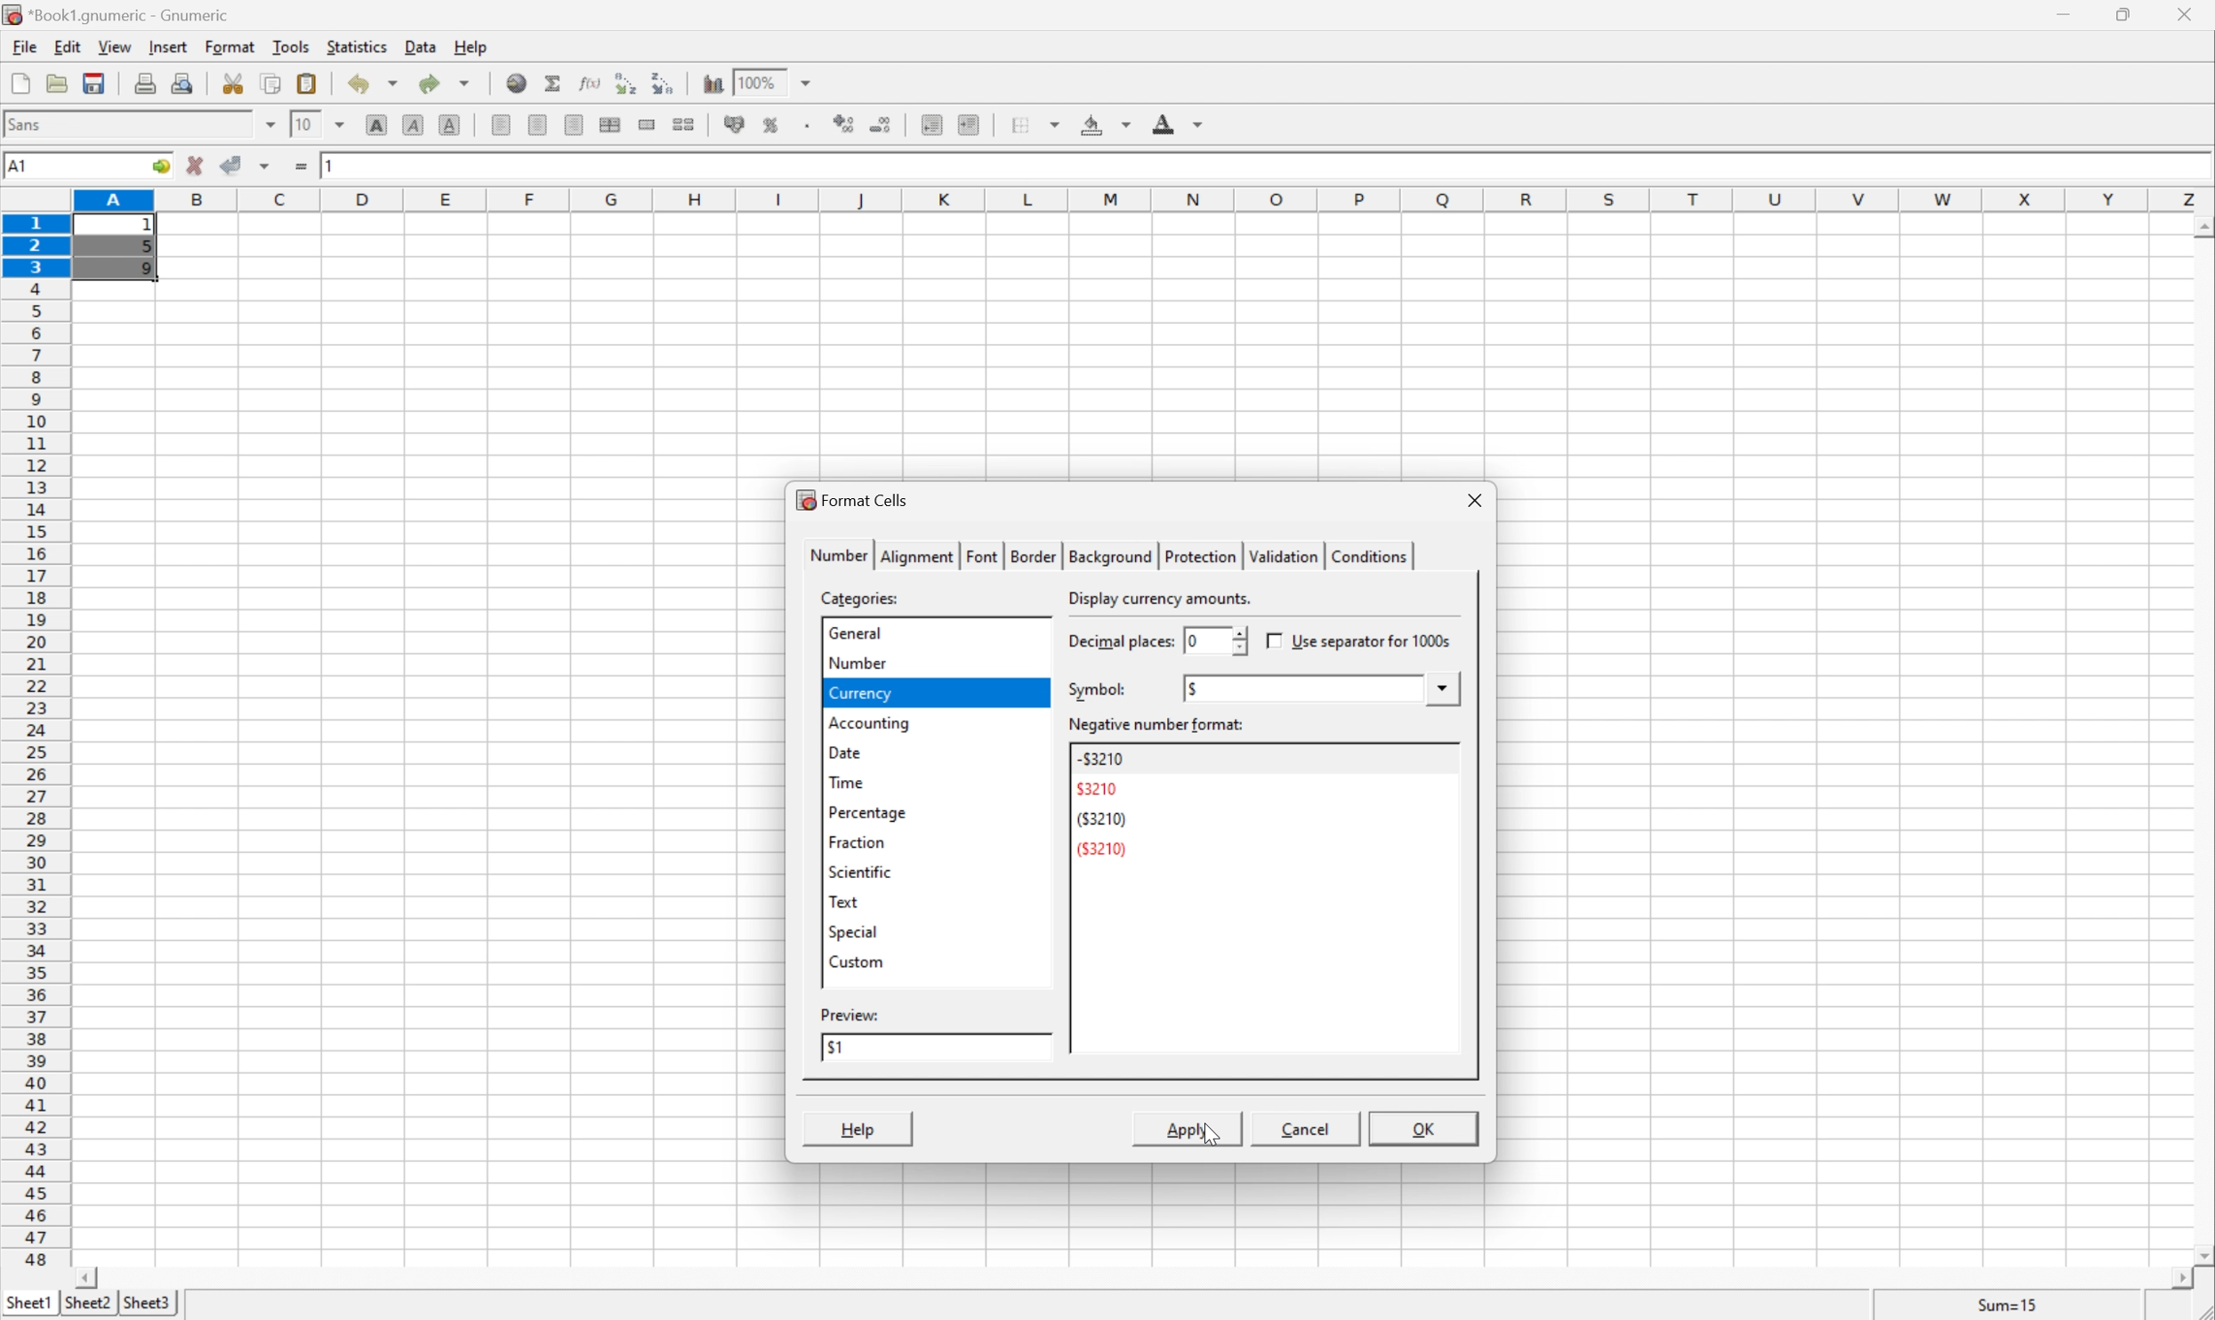 The height and width of the screenshot is (1320, 2215). What do you see at coordinates (161, 167) in the screenshot?
I see `go to` at bounding box center [161, 167].